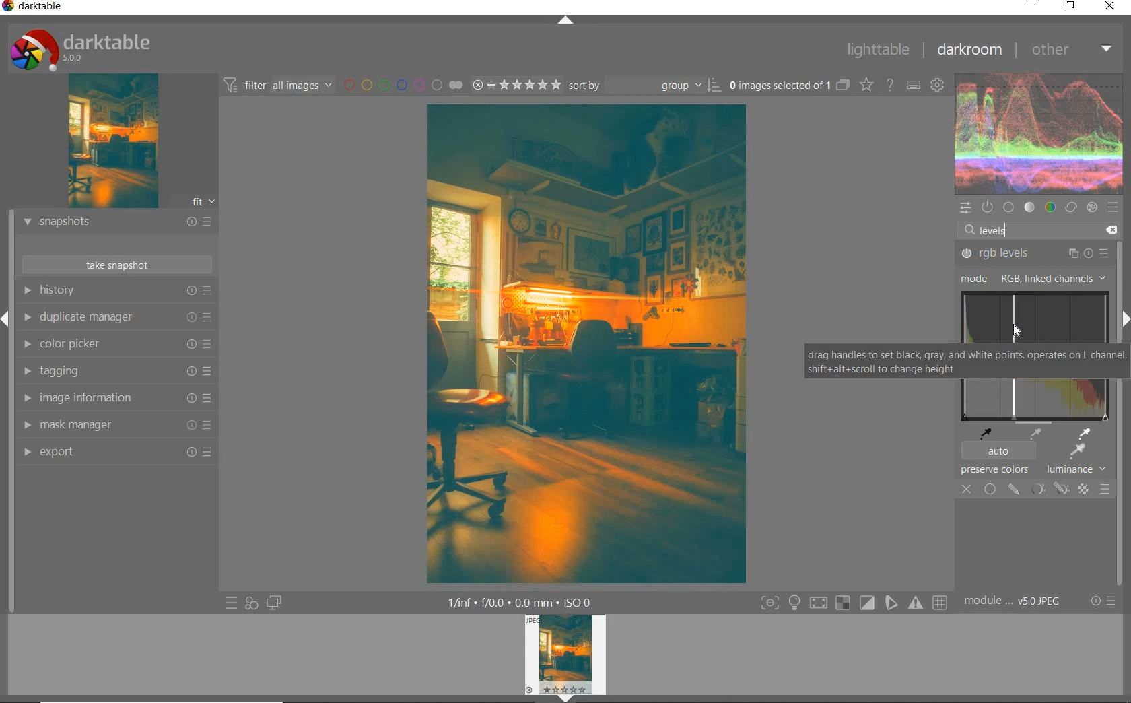 The height and width of the screenshot is (703, 1131). I want to click on minimize, so click(1031, 6).